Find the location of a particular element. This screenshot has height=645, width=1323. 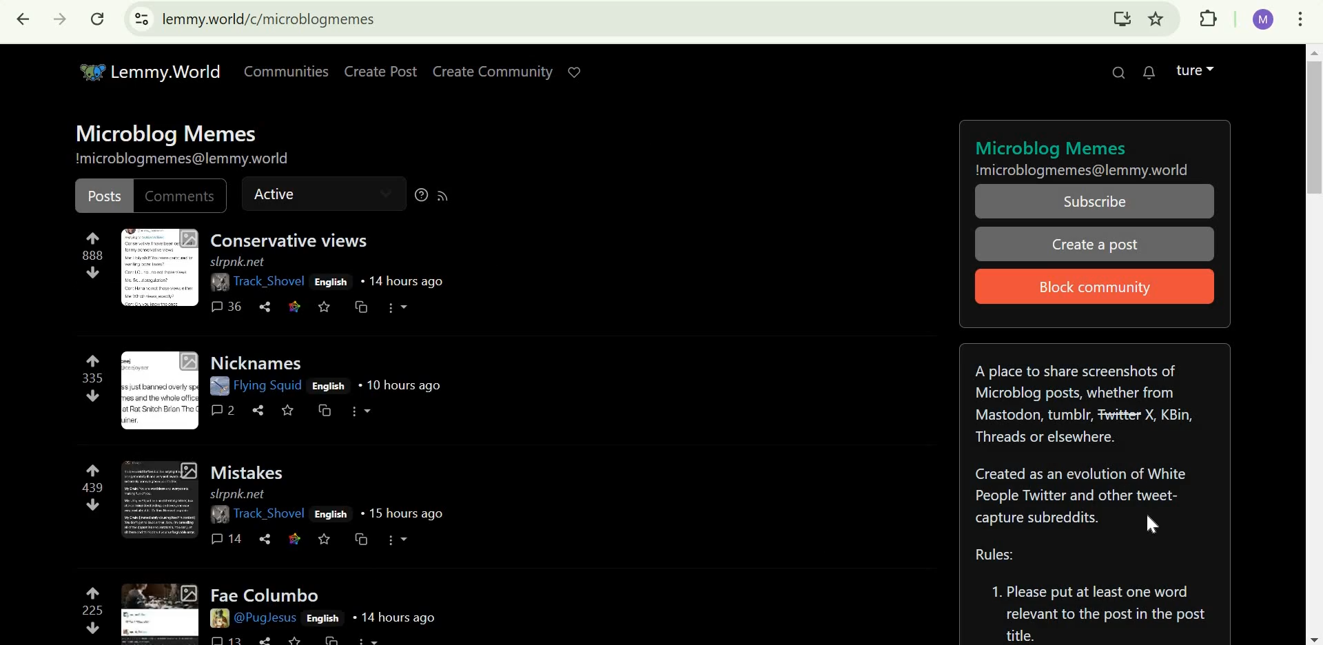

Comments is located at coordinates (179, 196).